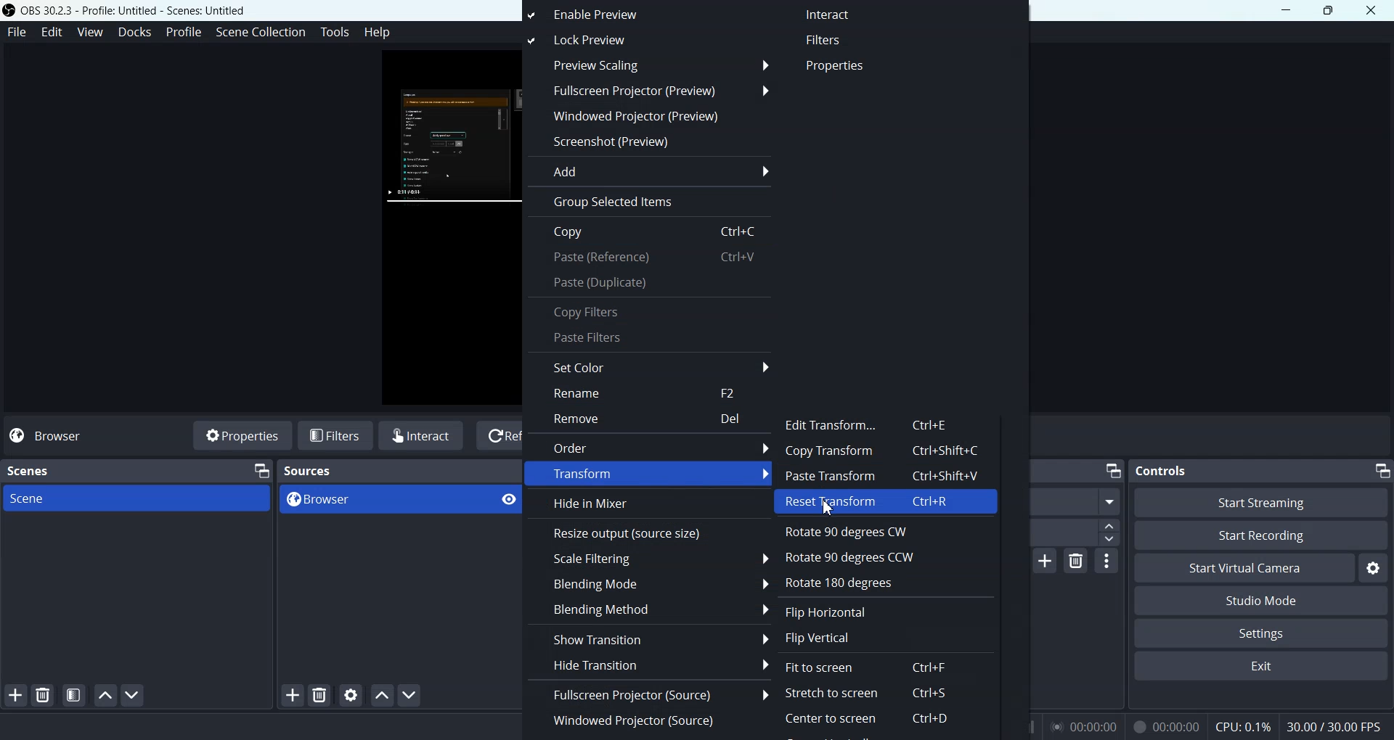 The width and height of the screenshot is (1394, 740). What do you see at coordinates (873, 423) in the screenshot?
I see `Edit Transform` at bounding box center [873, 423].